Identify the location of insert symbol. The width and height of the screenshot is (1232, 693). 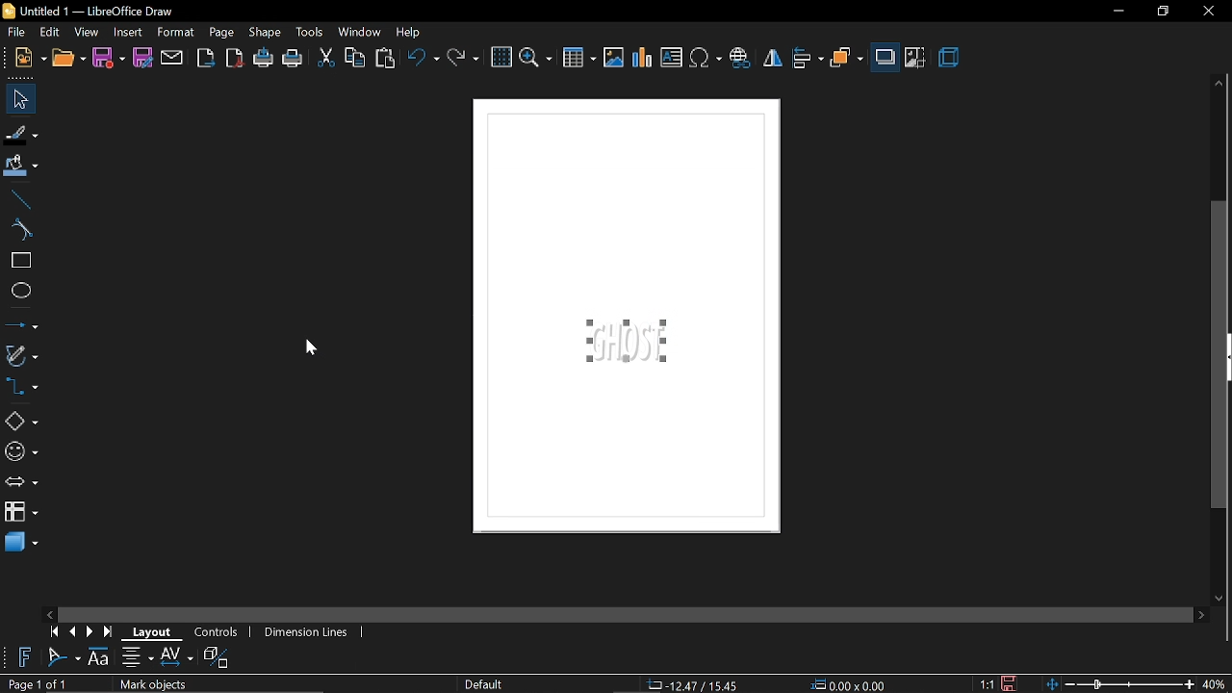
(706, 59).